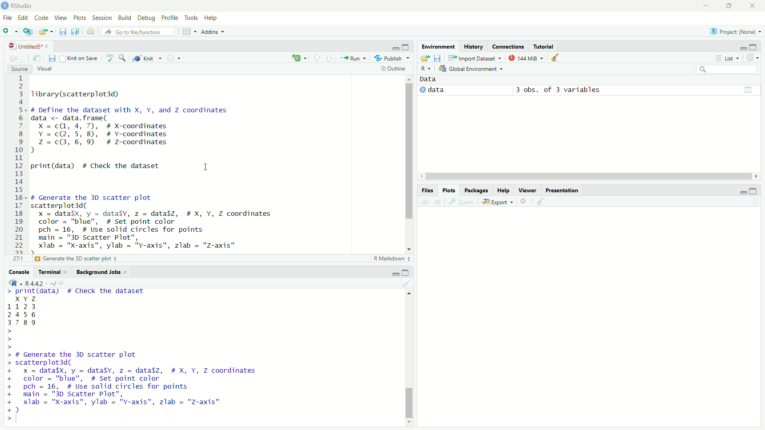  Describe the element at coordinates (559, 89) in the screenshot. I see `3 obs. of 3 variables` at that location.